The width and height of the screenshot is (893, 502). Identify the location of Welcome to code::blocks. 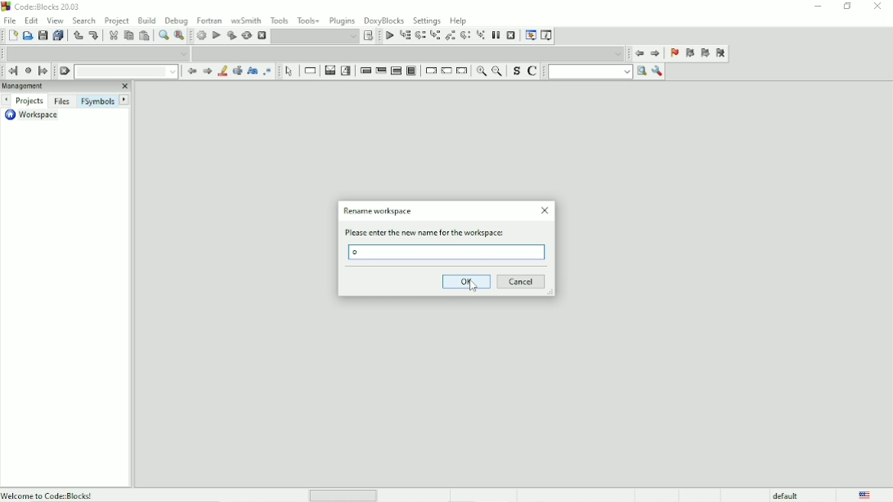
(50, 494).